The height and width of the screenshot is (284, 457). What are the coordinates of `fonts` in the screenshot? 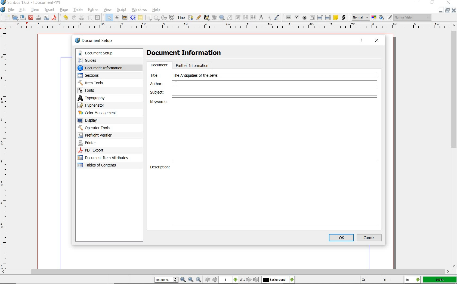 It's located at (103, 91).